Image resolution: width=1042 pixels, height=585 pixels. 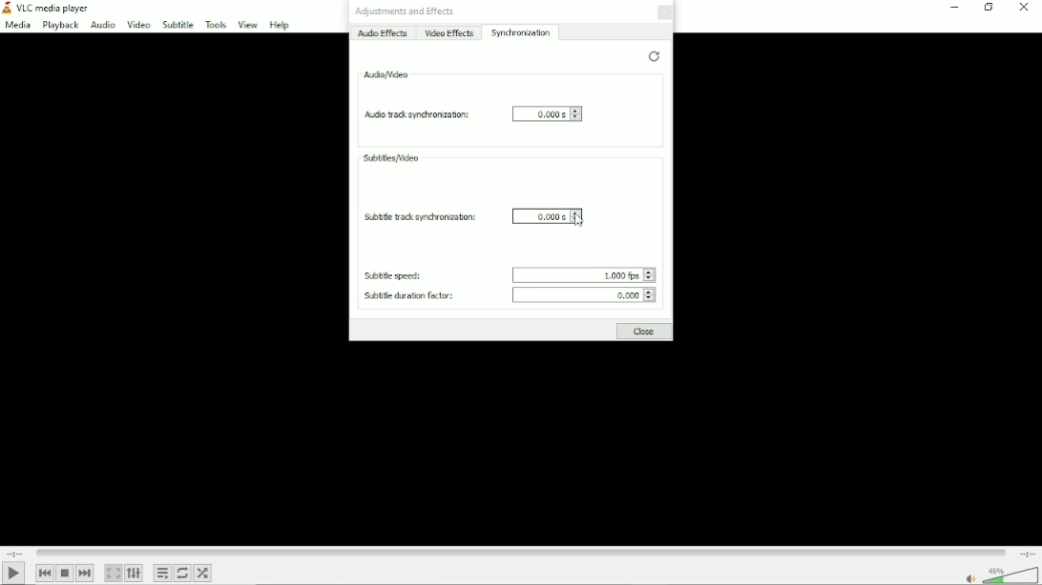 What do you see at coordinates (413, 114) in the screenshot?
I see `Audio track synchronization` at bounding box center [413, 114].